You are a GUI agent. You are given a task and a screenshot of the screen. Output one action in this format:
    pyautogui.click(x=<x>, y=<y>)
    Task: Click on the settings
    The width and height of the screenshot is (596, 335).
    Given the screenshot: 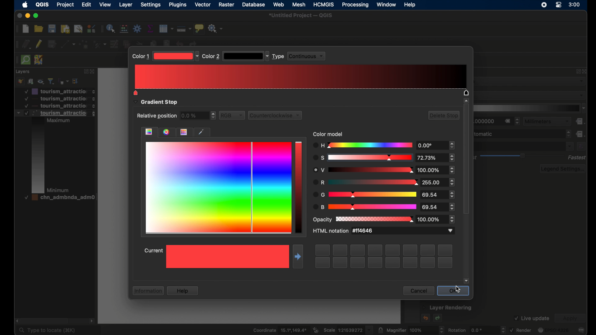 What is the action you would take?
    pyautogui.click(x=151, y=5)
    